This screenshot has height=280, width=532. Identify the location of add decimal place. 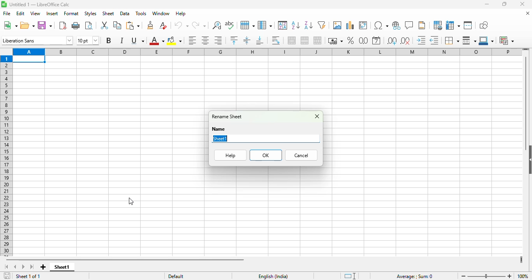
(392, 41).